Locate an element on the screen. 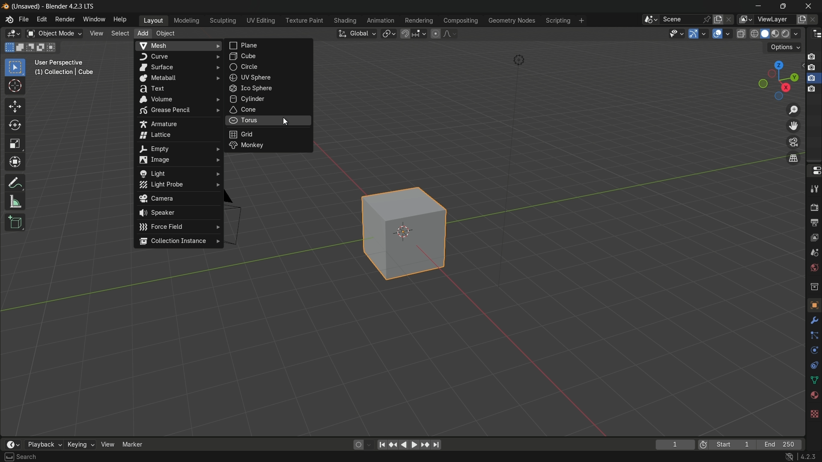  torus is located at coordinates (270, 121).